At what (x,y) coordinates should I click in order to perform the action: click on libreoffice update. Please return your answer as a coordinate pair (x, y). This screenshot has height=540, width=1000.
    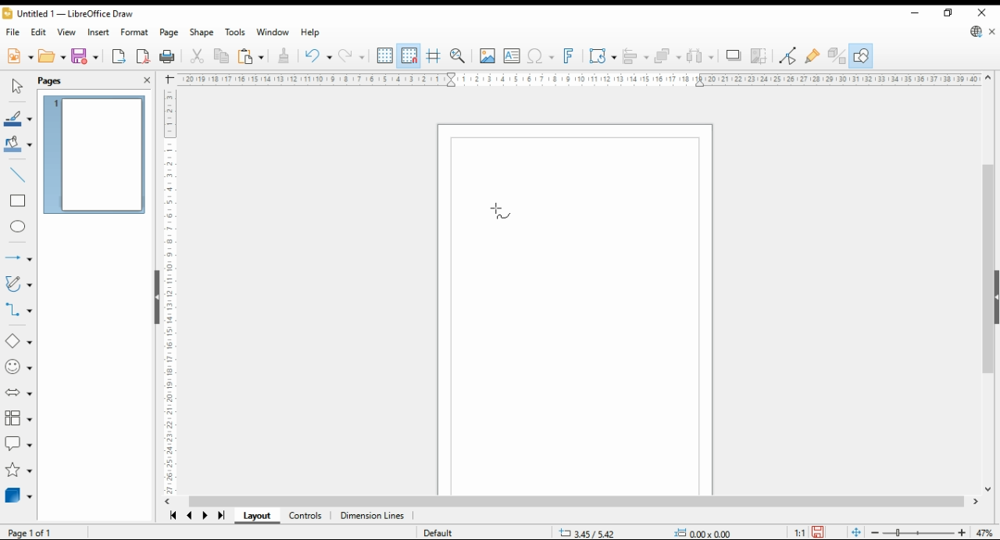
    Looking at the image, I should click on (977, 31).